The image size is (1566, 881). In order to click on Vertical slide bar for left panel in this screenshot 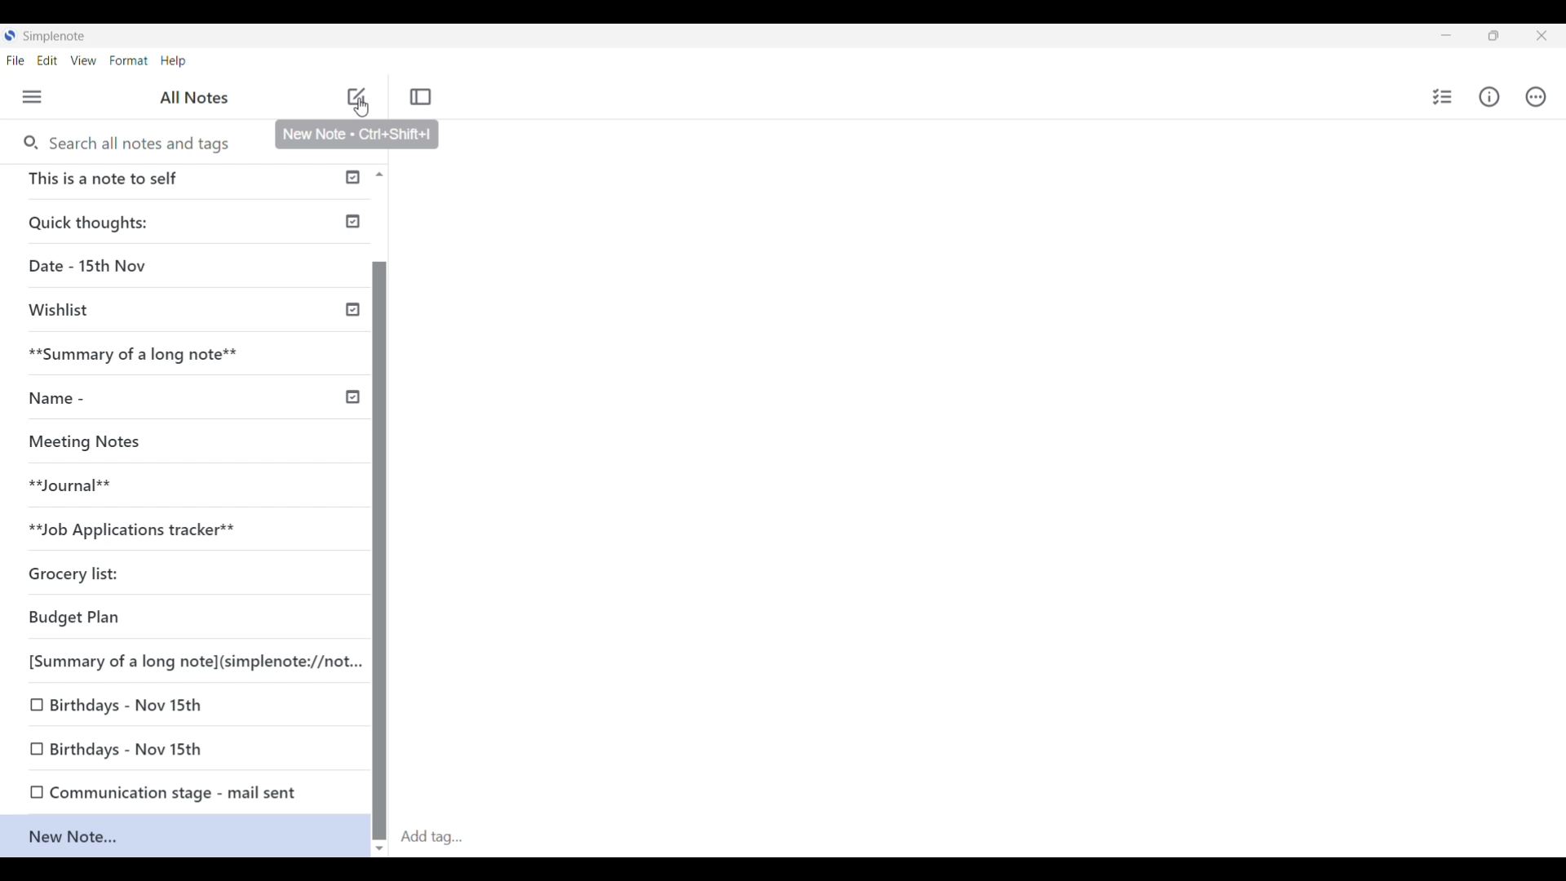, I will do `click(380, 551)`.